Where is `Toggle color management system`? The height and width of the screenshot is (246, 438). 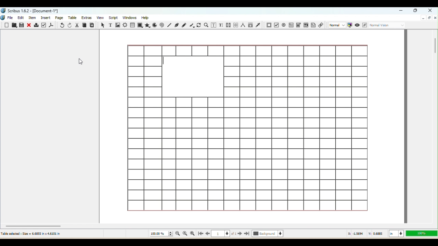
Toggle color management system is located at coordinates (350, 25).